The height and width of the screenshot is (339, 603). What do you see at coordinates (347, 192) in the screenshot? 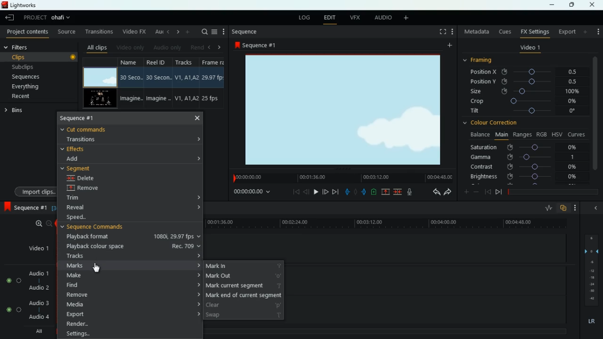
I see `pull` at bounding box center [347, 192].